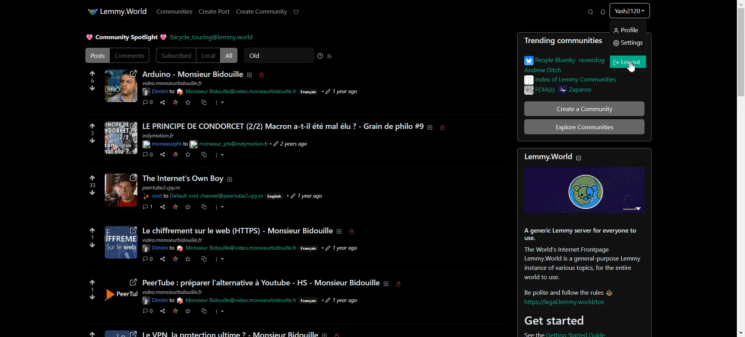 This screenshot has width=745, height=337. Describe the element at coordinates (177, 207) in the screenshot. I see `link` at that location.